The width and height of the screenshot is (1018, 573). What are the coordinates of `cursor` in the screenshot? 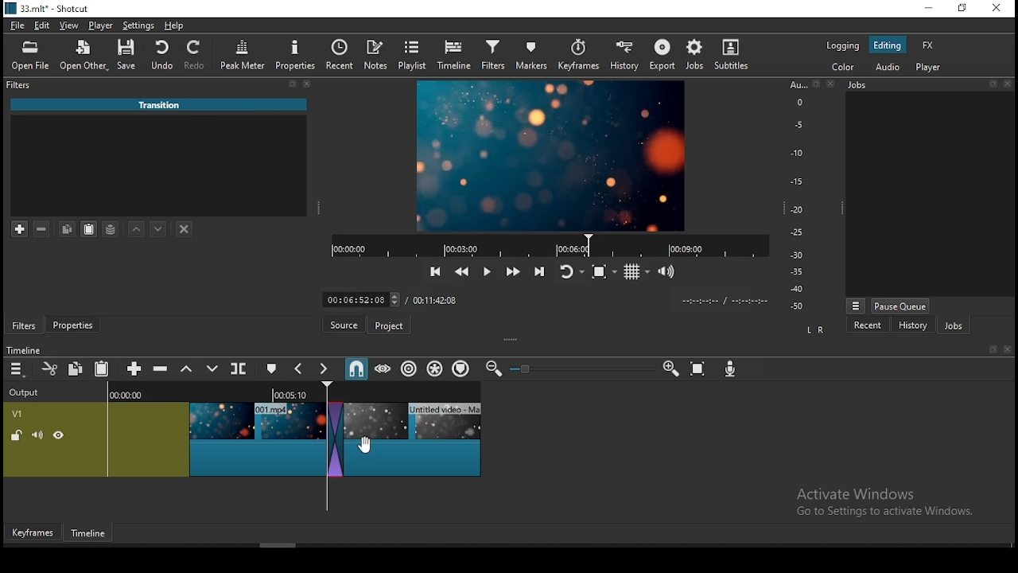 It's located at (371, 450).